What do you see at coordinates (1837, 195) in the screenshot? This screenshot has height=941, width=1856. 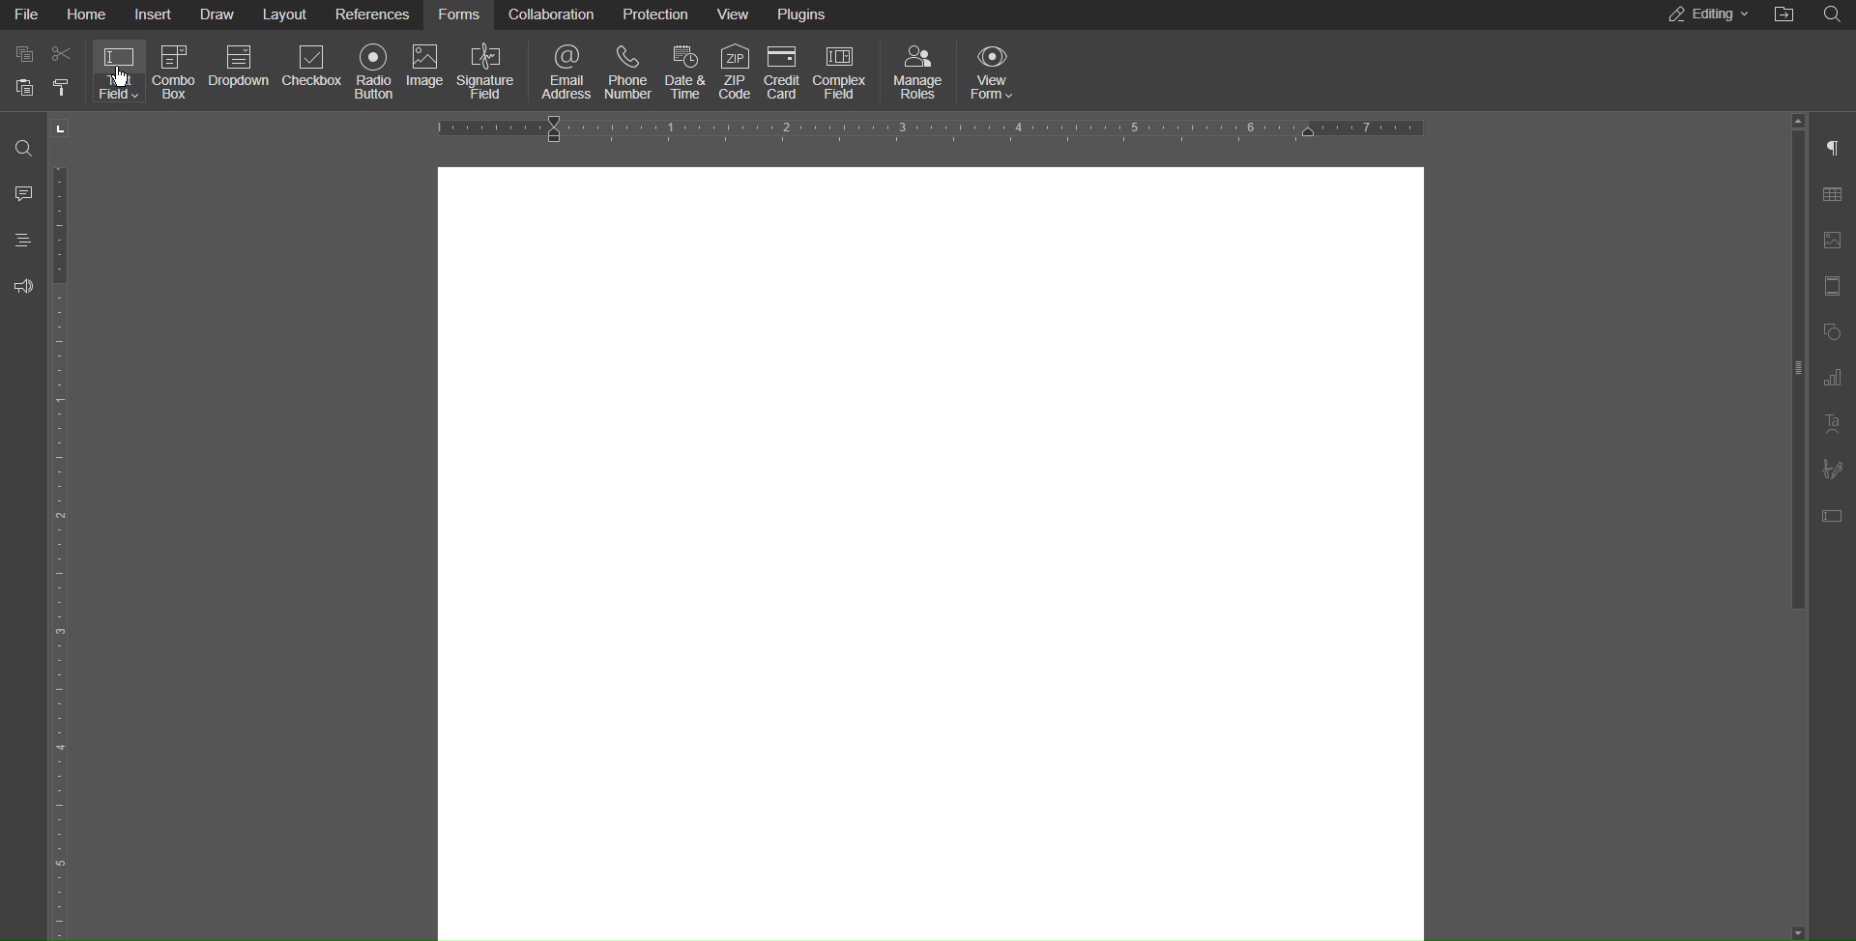 I see `Table Settings` at bounding box center [1837, 195].